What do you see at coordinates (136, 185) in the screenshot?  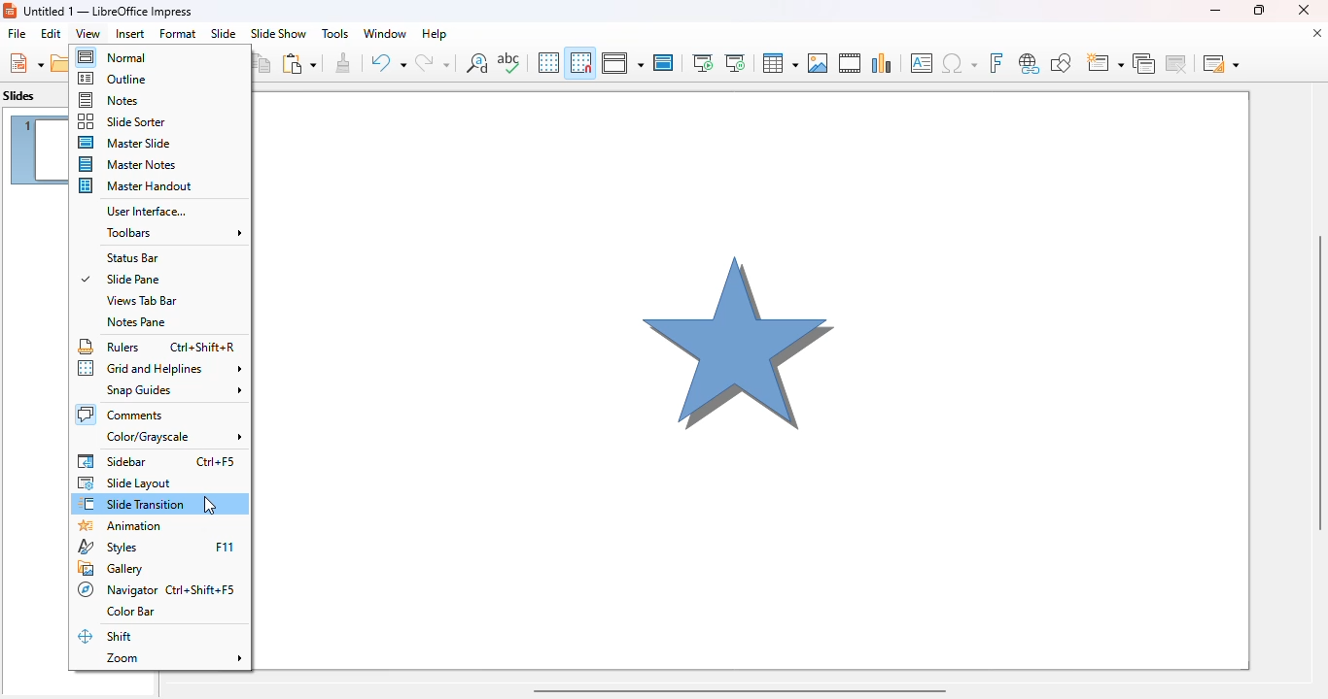 I see `master handout` at bounding box center [136, 185].